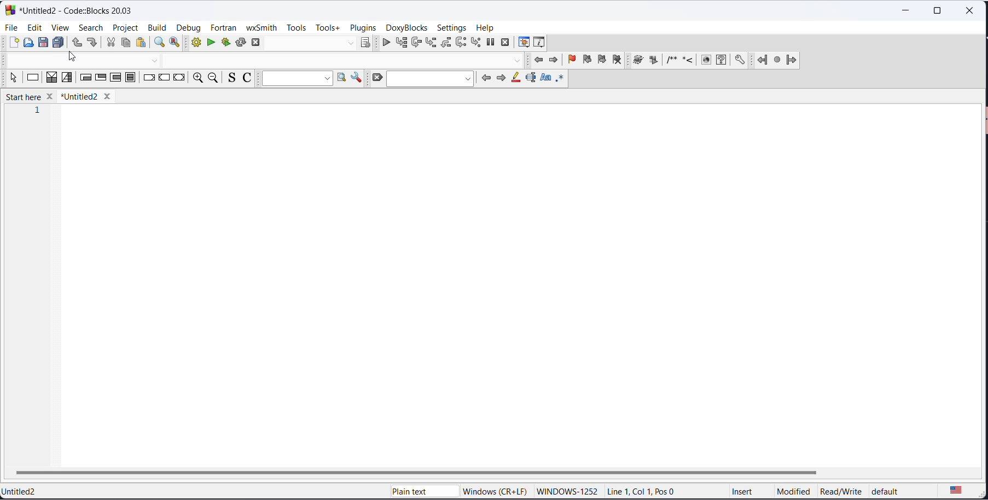  I want to click on paste, so click(141, 43).